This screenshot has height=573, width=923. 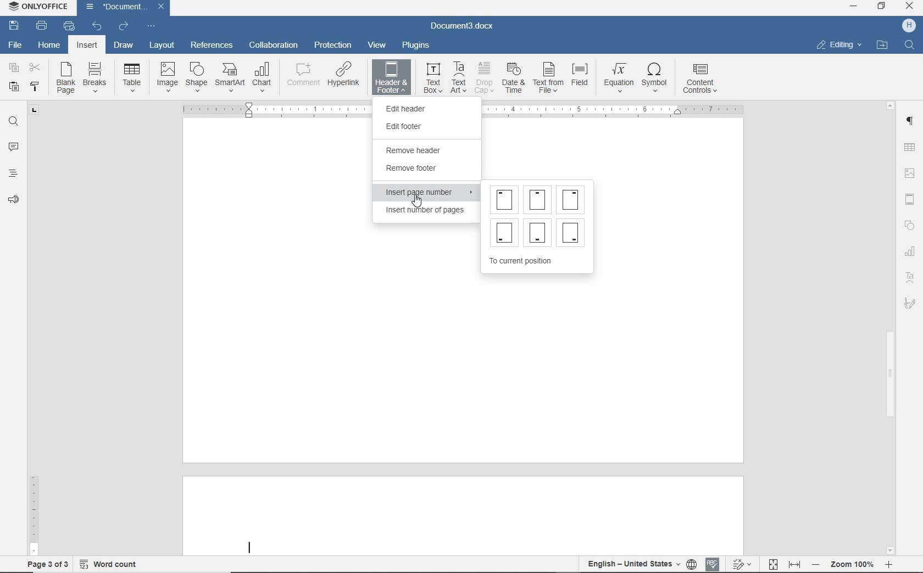 What do you see at coordinates (196, 78) in the screenshot?
I see `SHAPE` at bounding box center [196, 78].